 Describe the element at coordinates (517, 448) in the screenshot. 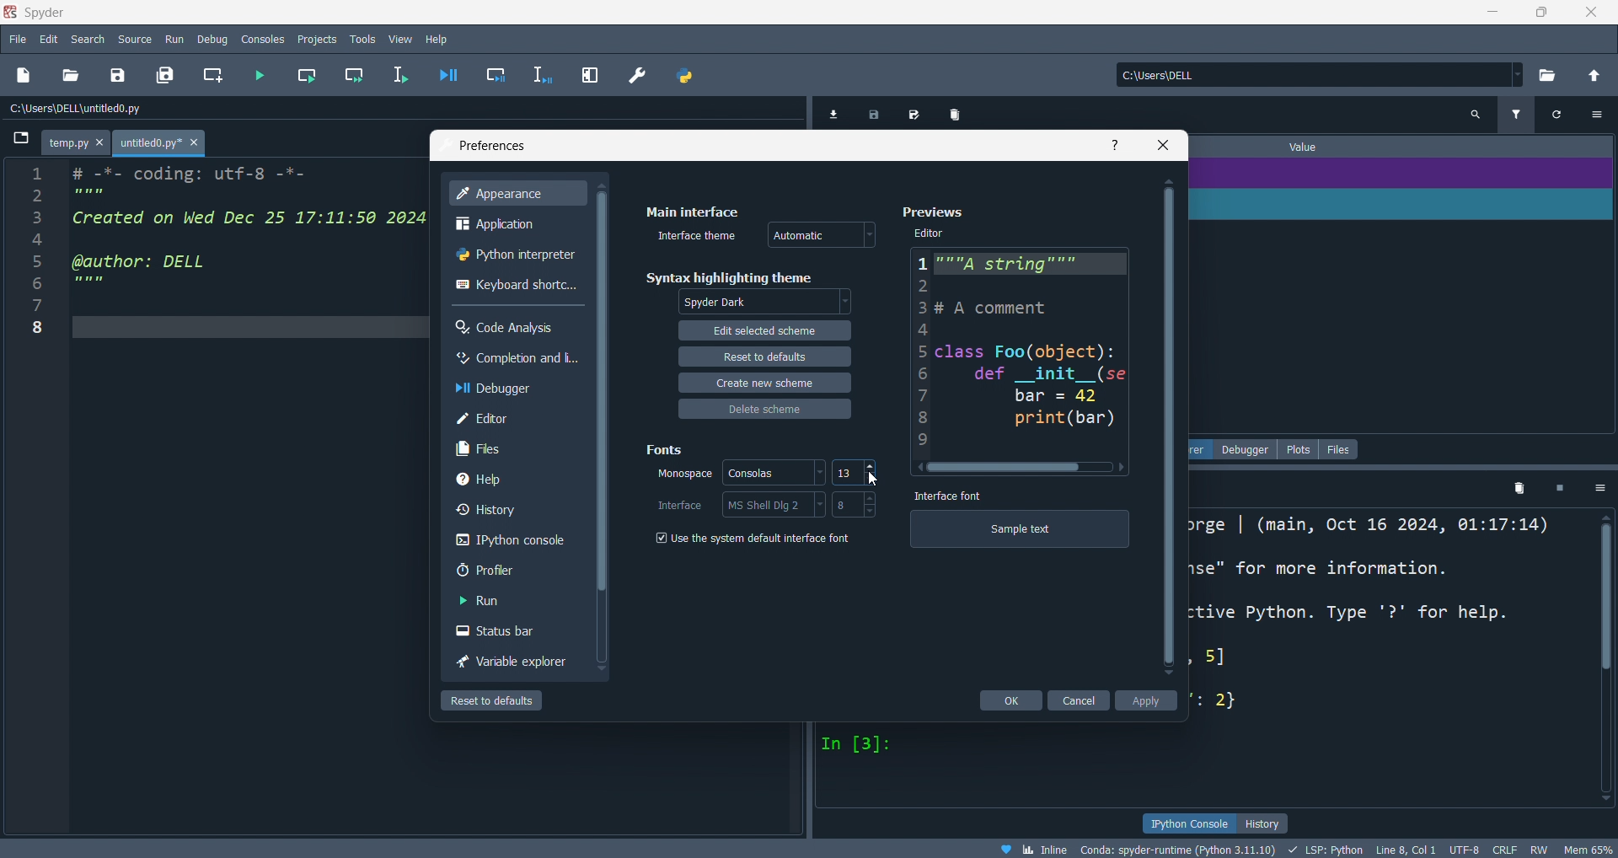

I see `files` at that location.